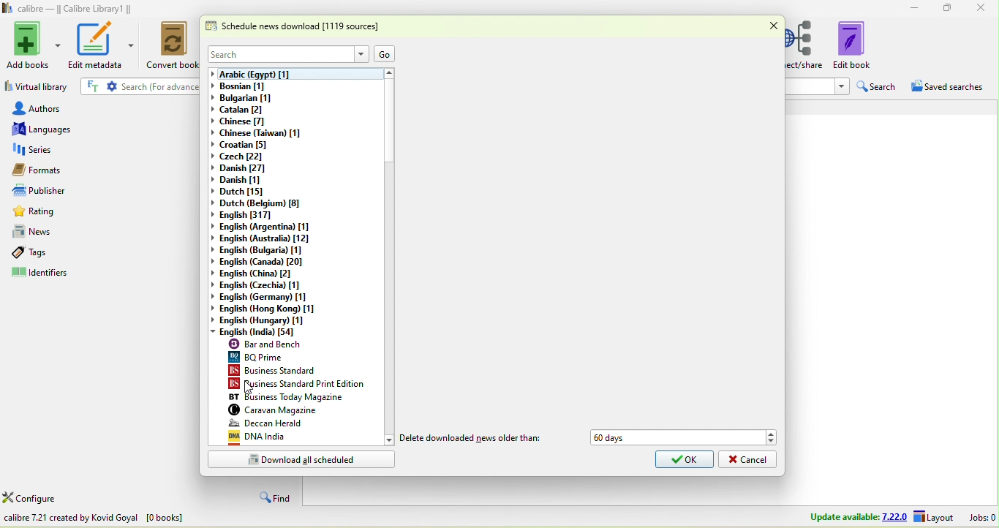 This screenshot has width=999, height=528. Describe the element at coordinates (253, 387) in the screenshot. I see `cursor movement` at that location.